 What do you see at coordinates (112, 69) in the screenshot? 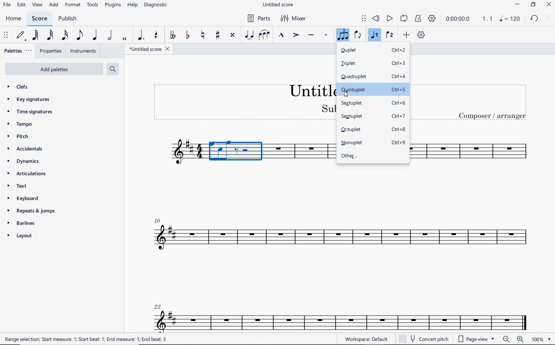
I see `SEARCH PALETTES` at bounding box center [112, 69].